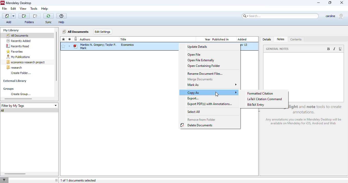 This screenshot has width=348, height=183. Describe the element at coordinates (49, 22) in the screenshot. I see `Sync` at that location.